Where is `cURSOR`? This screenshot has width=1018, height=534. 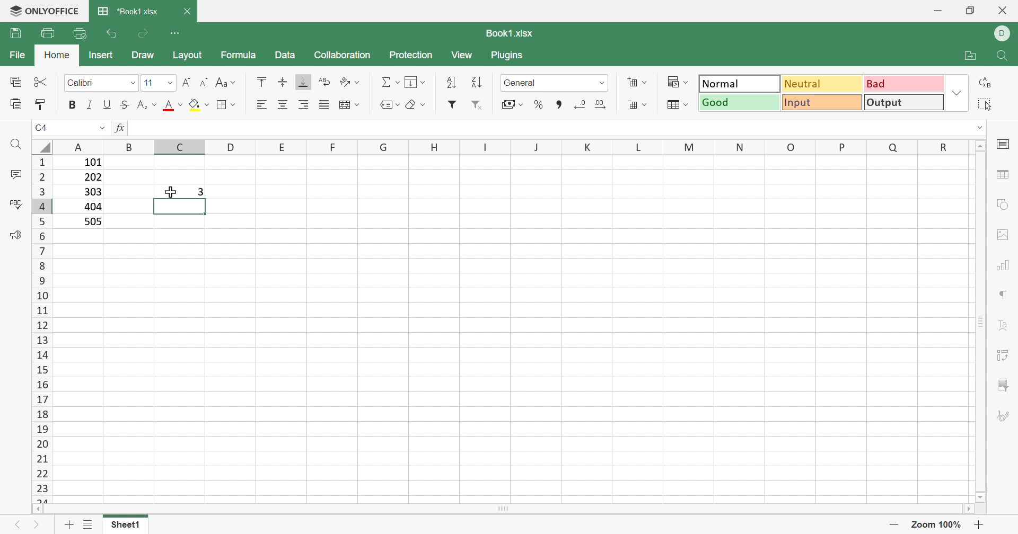 cURSOR is located at coordinates (170, 193).